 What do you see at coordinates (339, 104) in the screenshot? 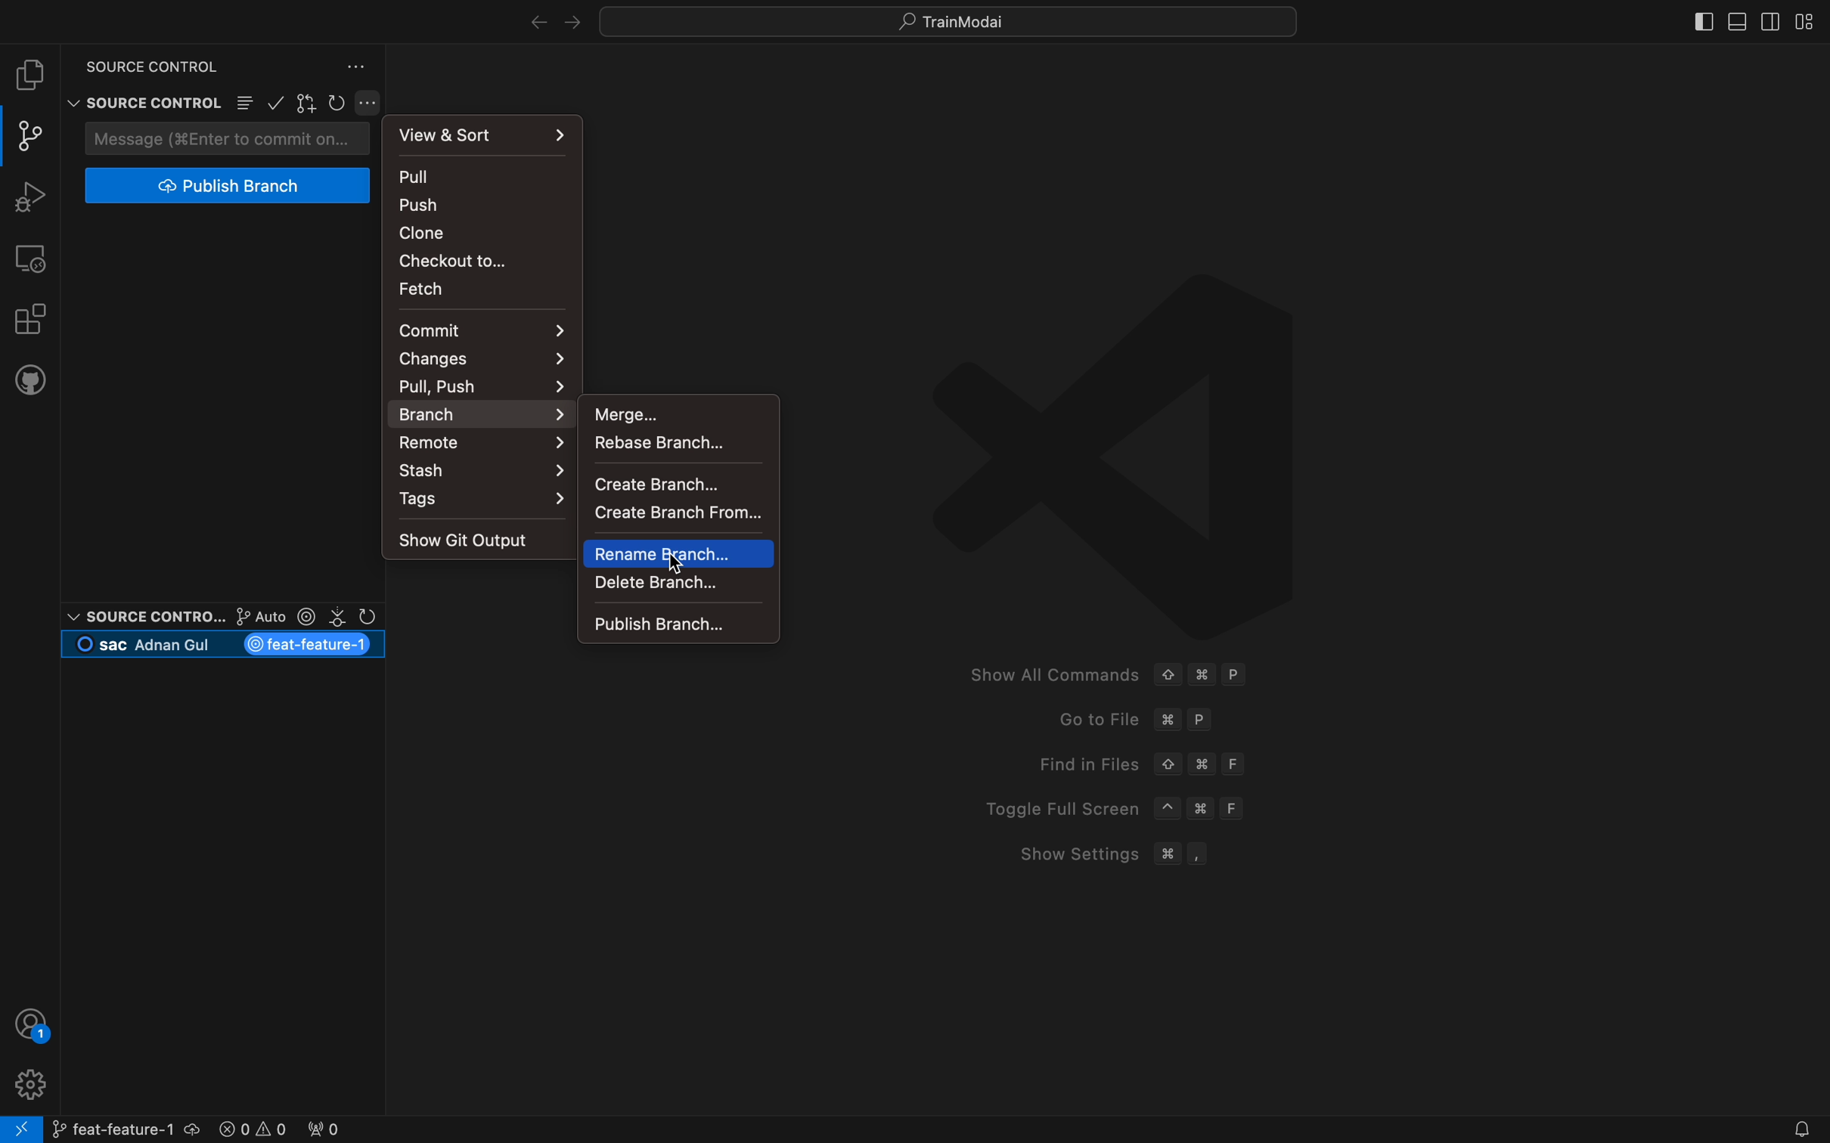
I see `restart` at bounding box center [339, 104].